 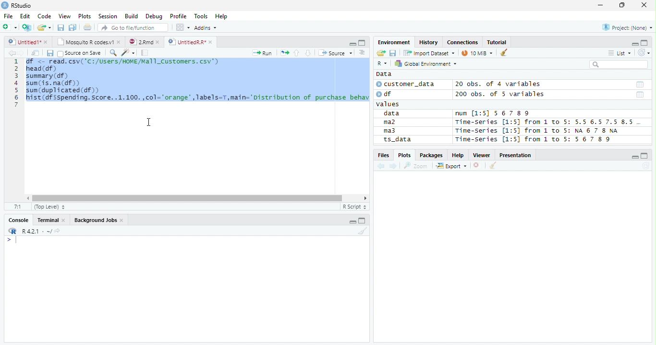 I want to click on Row Number, so click(x=16, y=84).